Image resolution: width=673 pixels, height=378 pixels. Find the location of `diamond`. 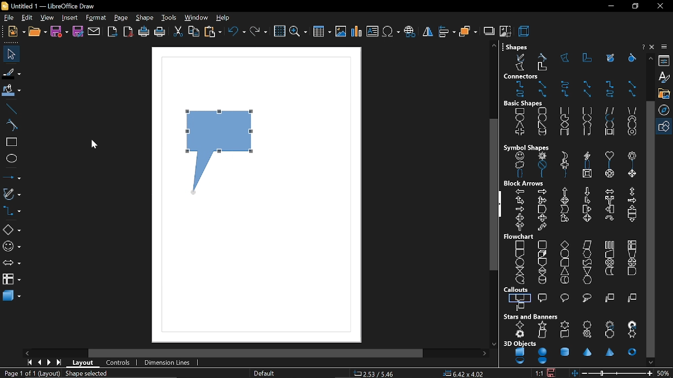

diamond is located at coordinates (566, 125).